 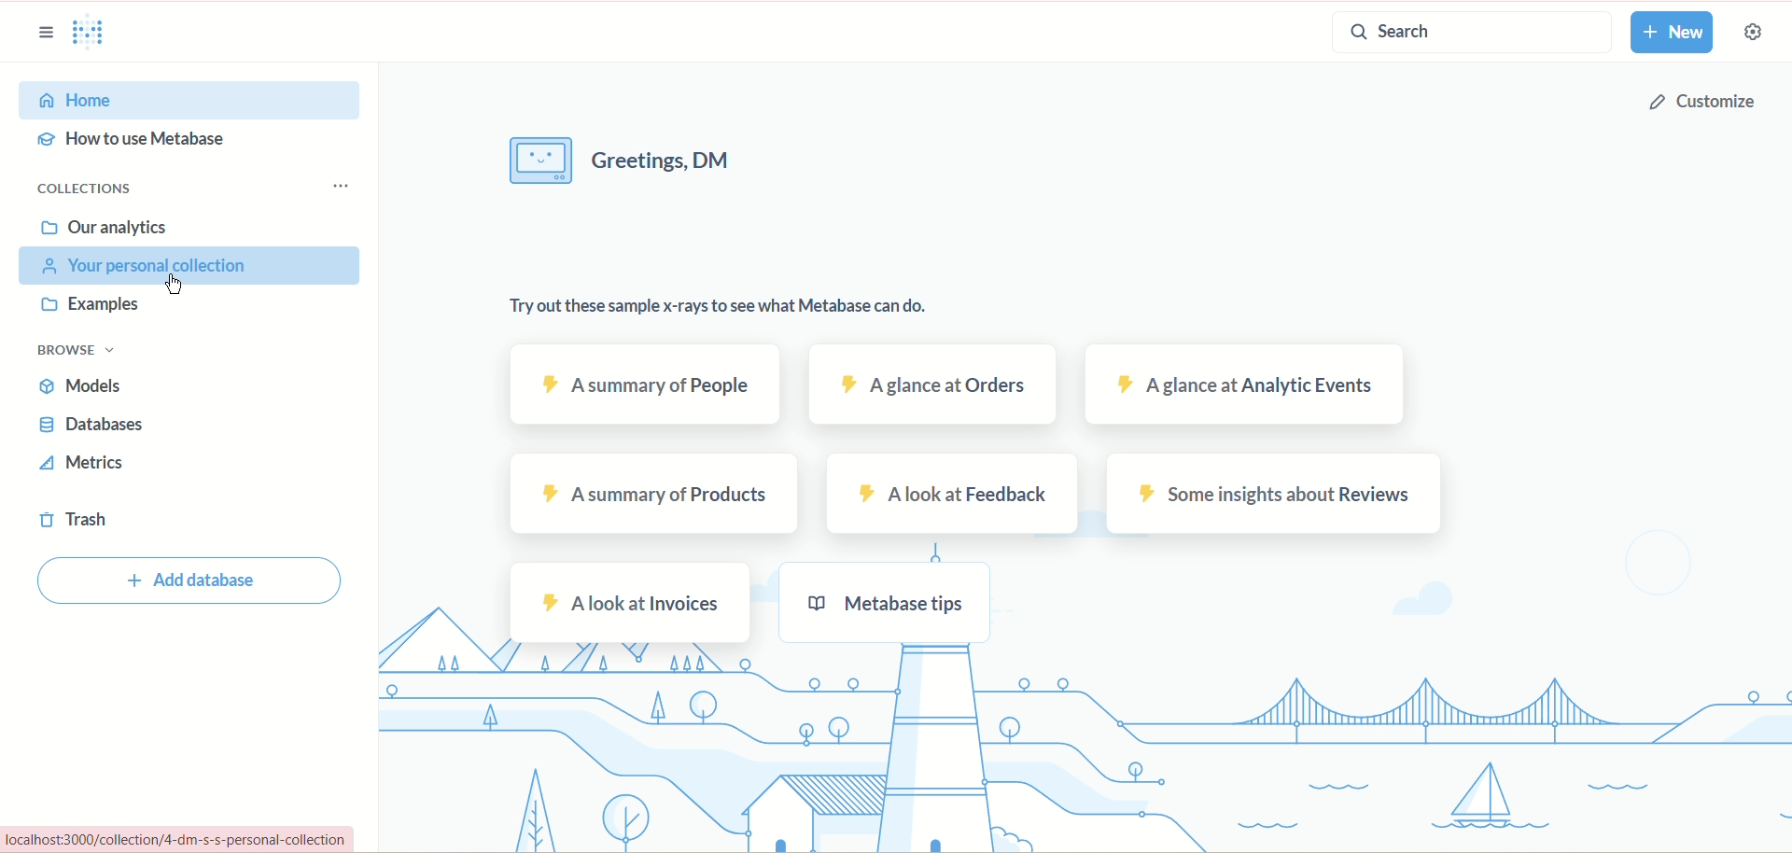 I want to click on browse, so click(x=79, y=352).